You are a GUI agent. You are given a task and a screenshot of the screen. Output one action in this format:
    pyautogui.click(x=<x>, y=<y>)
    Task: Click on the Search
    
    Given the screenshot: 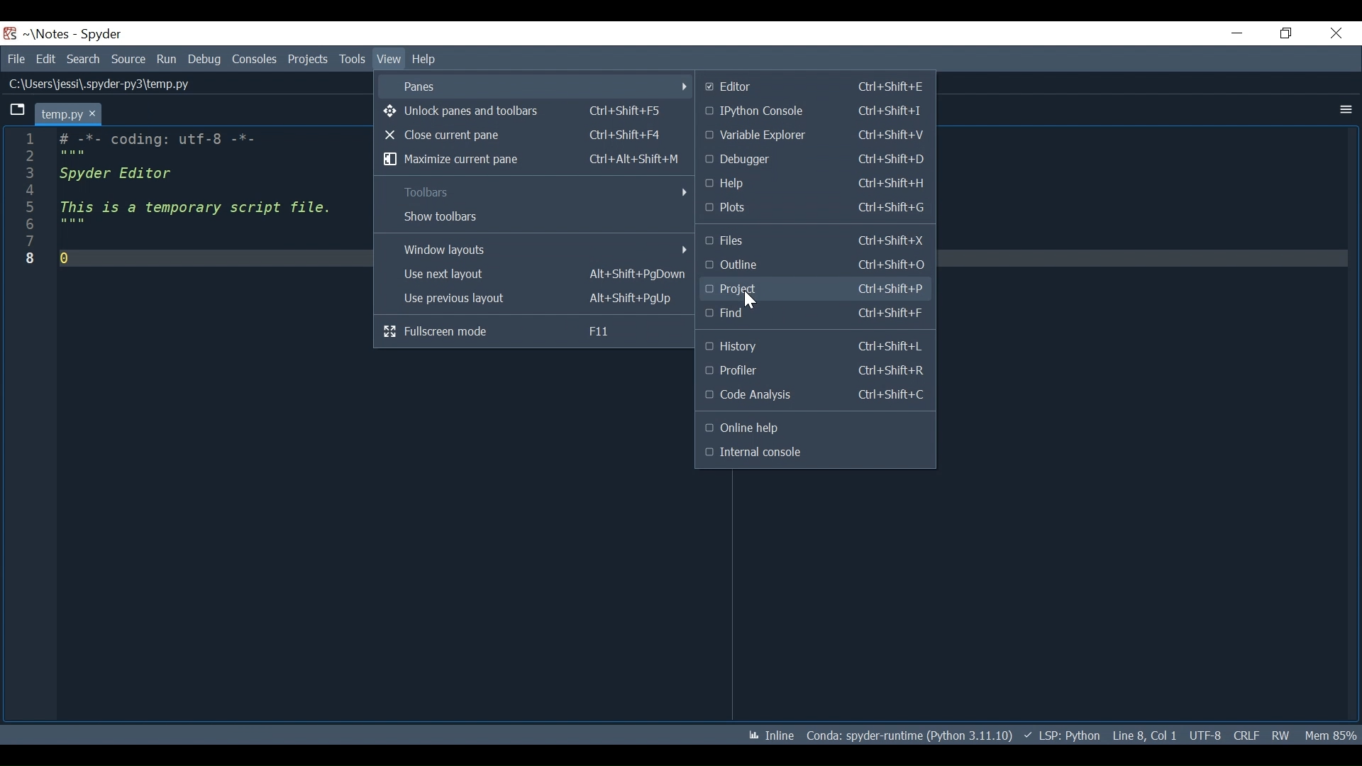 What is the action you would take?
    pyautogui.click(x=83, y=59)
    